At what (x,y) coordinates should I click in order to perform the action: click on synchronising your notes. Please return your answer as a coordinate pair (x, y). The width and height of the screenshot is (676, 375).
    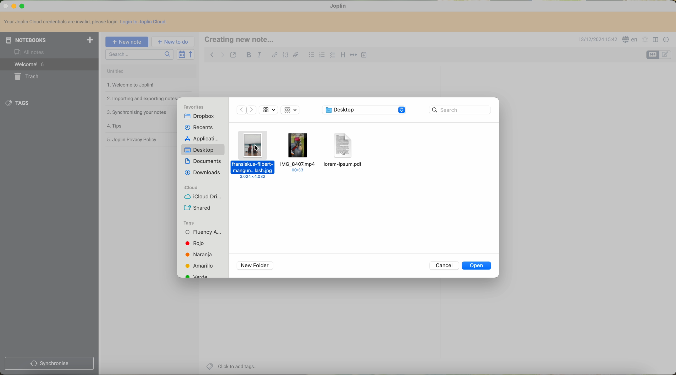
    Looking at the image, I should click on (137, 113).